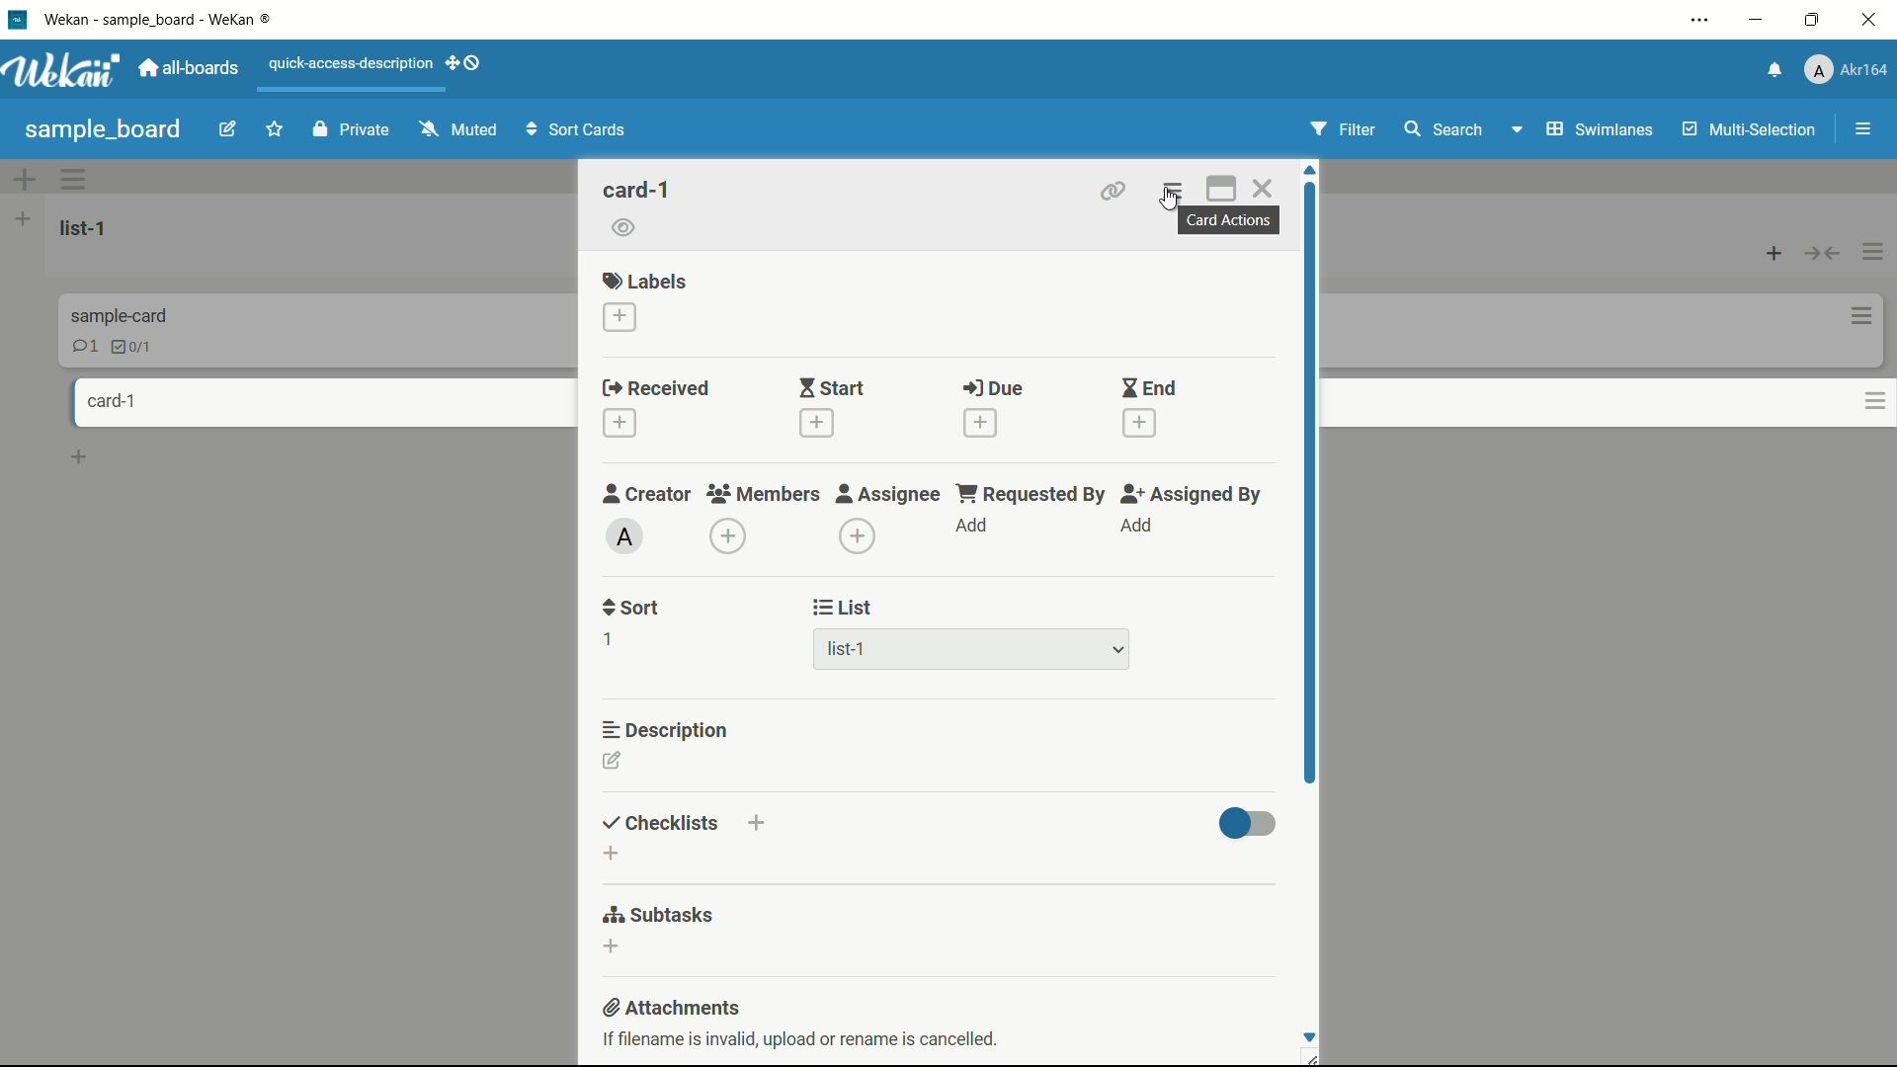 This screenshot has width=1897, height=1067. What do you see at coordinates (612, 761) in the screenshot?
I see `edit description` at bounding box center [612, 761].